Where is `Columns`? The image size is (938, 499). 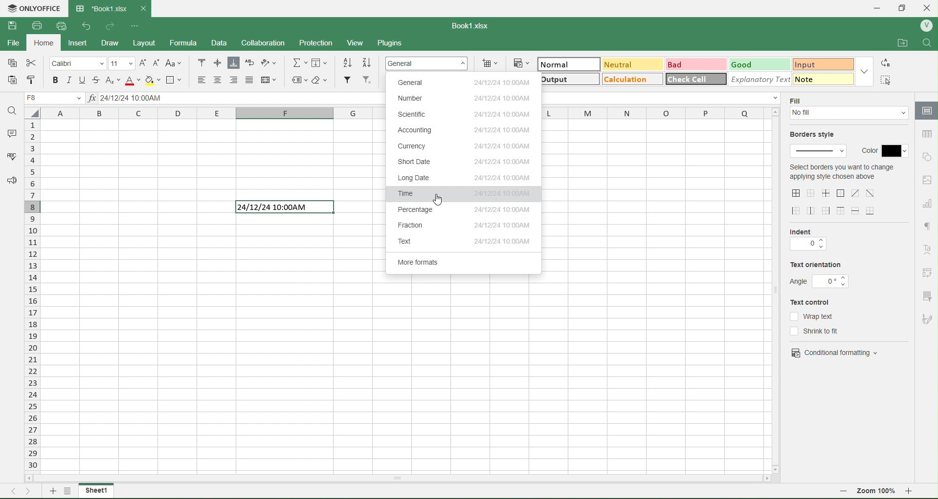 Columns is located at coordinates (215, 114).